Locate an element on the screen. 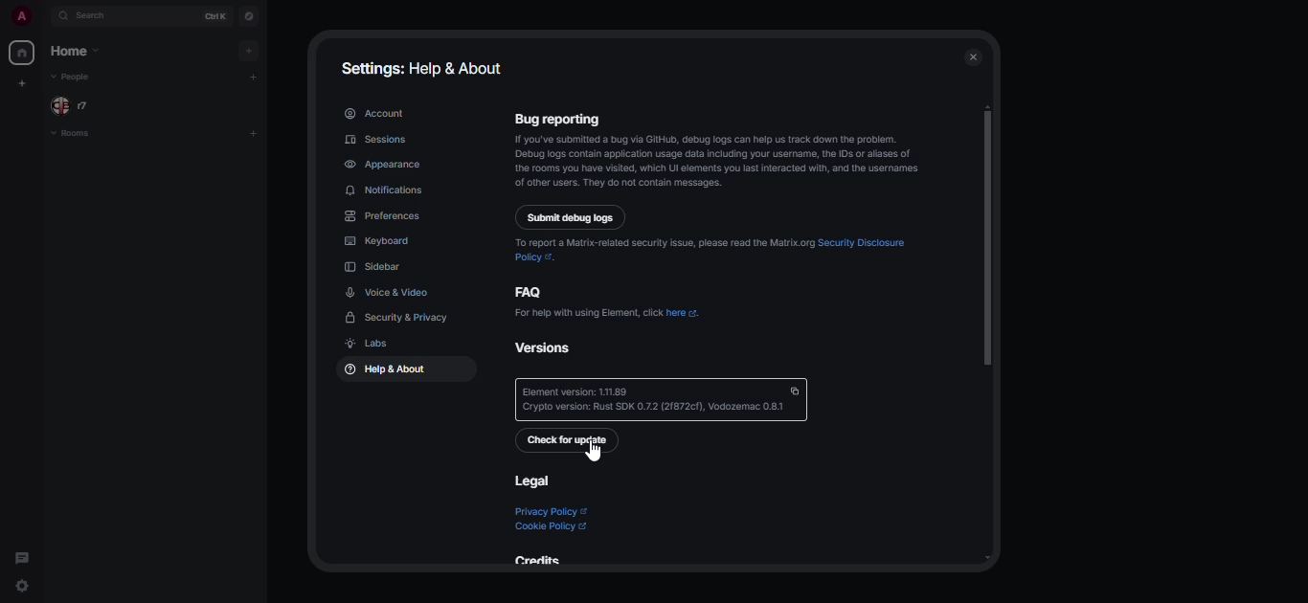 Image resolution: width=1308 pixels, height=603 pixels. labs is located at coordinates (365, 344).